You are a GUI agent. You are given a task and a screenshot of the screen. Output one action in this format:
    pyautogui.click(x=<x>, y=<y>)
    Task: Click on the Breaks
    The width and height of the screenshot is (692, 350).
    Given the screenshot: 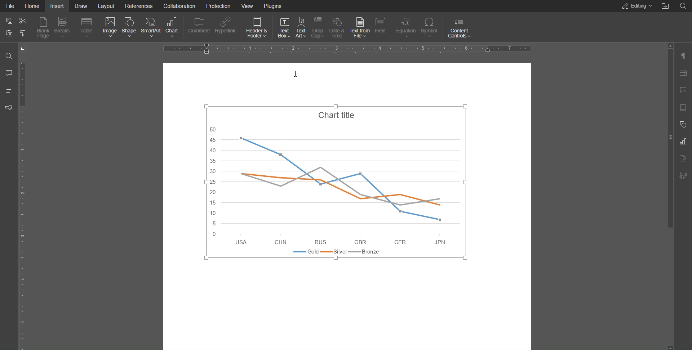 What is the action you would take?
    pyautogui.click(x=62, y=28)
    